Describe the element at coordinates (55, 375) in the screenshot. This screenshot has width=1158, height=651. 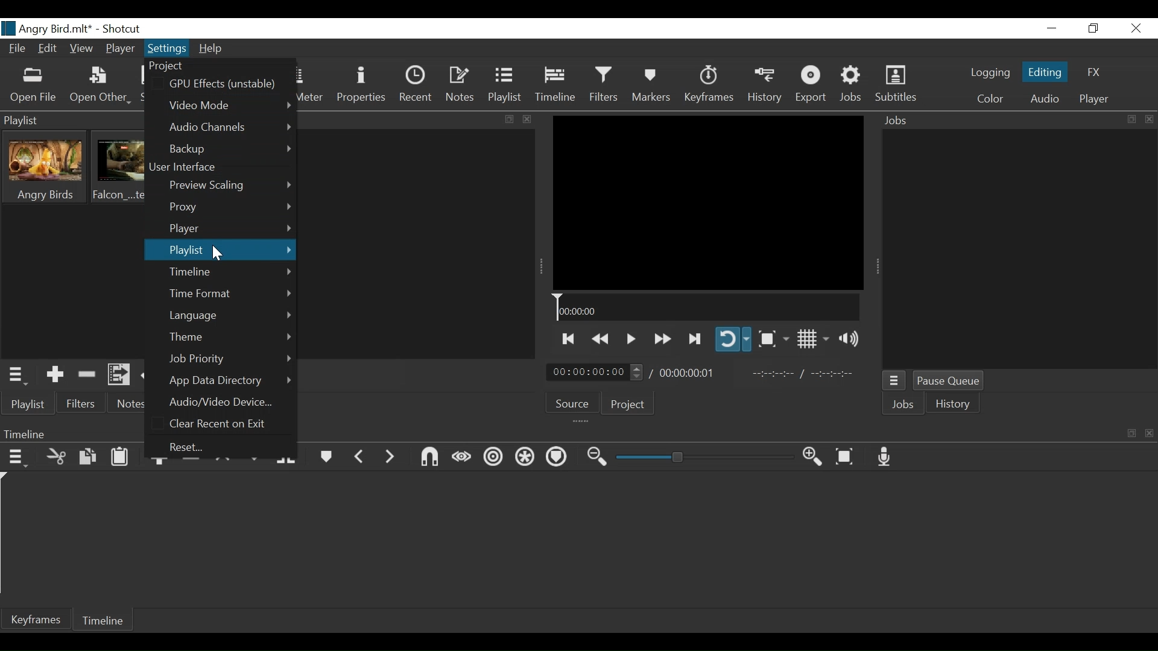
I see `Add the source to the playlist` at that location.